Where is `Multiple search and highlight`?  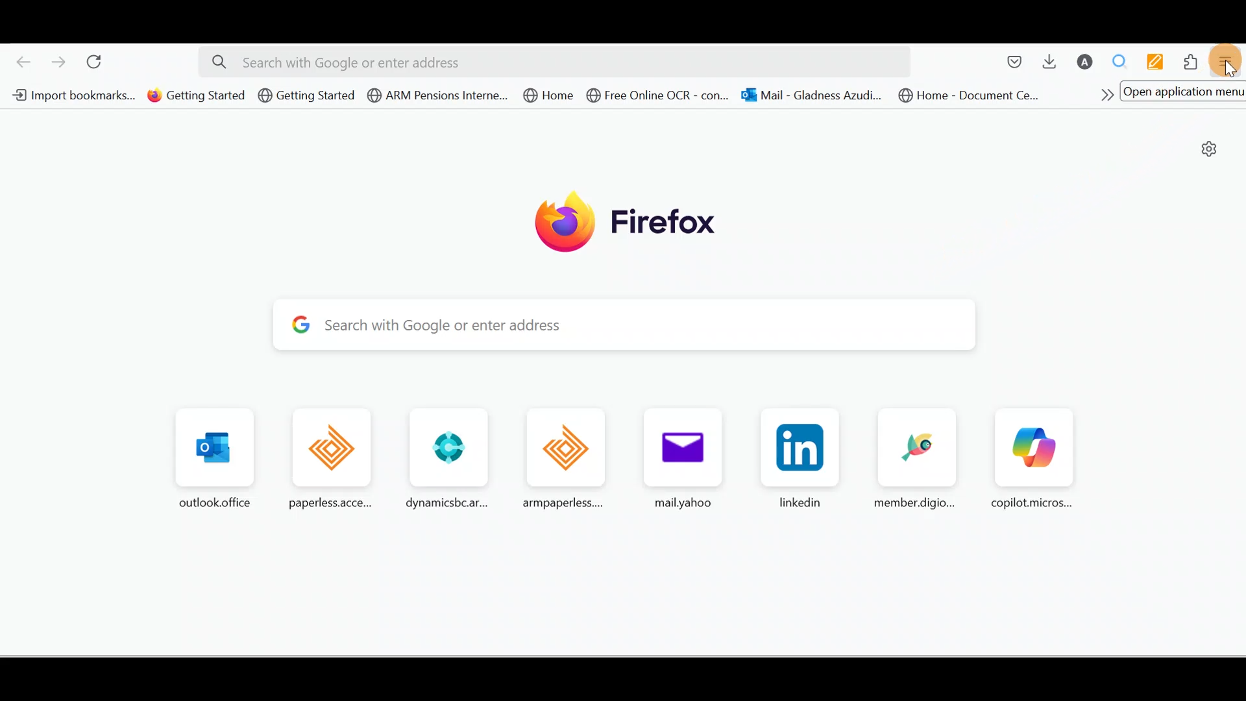
Multiple search and highlight is located at coordinates (1123, 62).